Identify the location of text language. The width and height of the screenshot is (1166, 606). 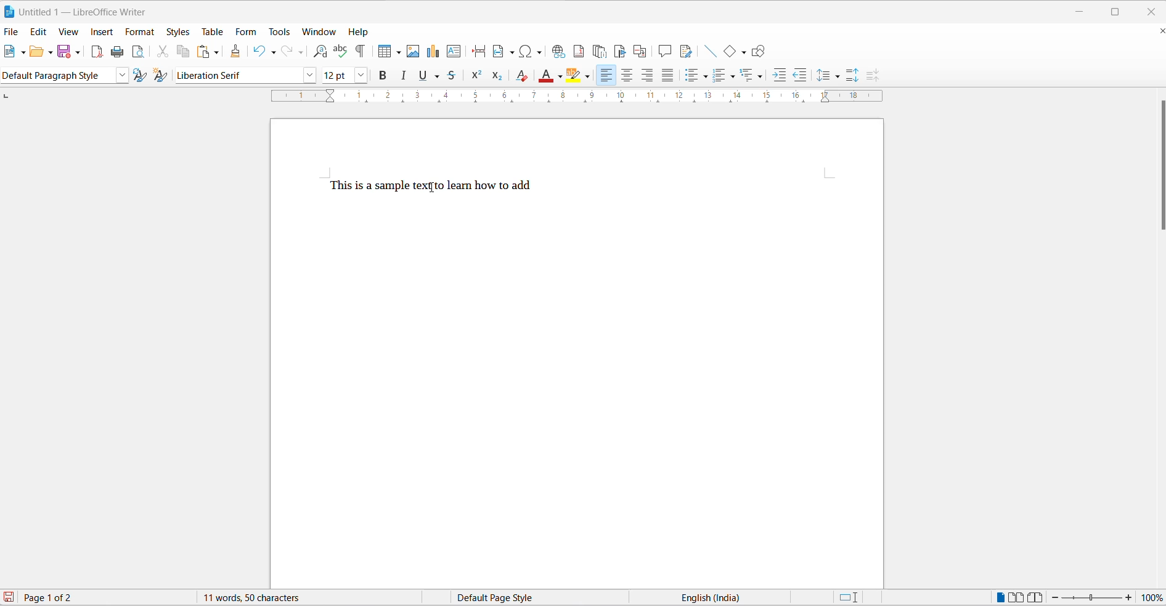
(702, 598).